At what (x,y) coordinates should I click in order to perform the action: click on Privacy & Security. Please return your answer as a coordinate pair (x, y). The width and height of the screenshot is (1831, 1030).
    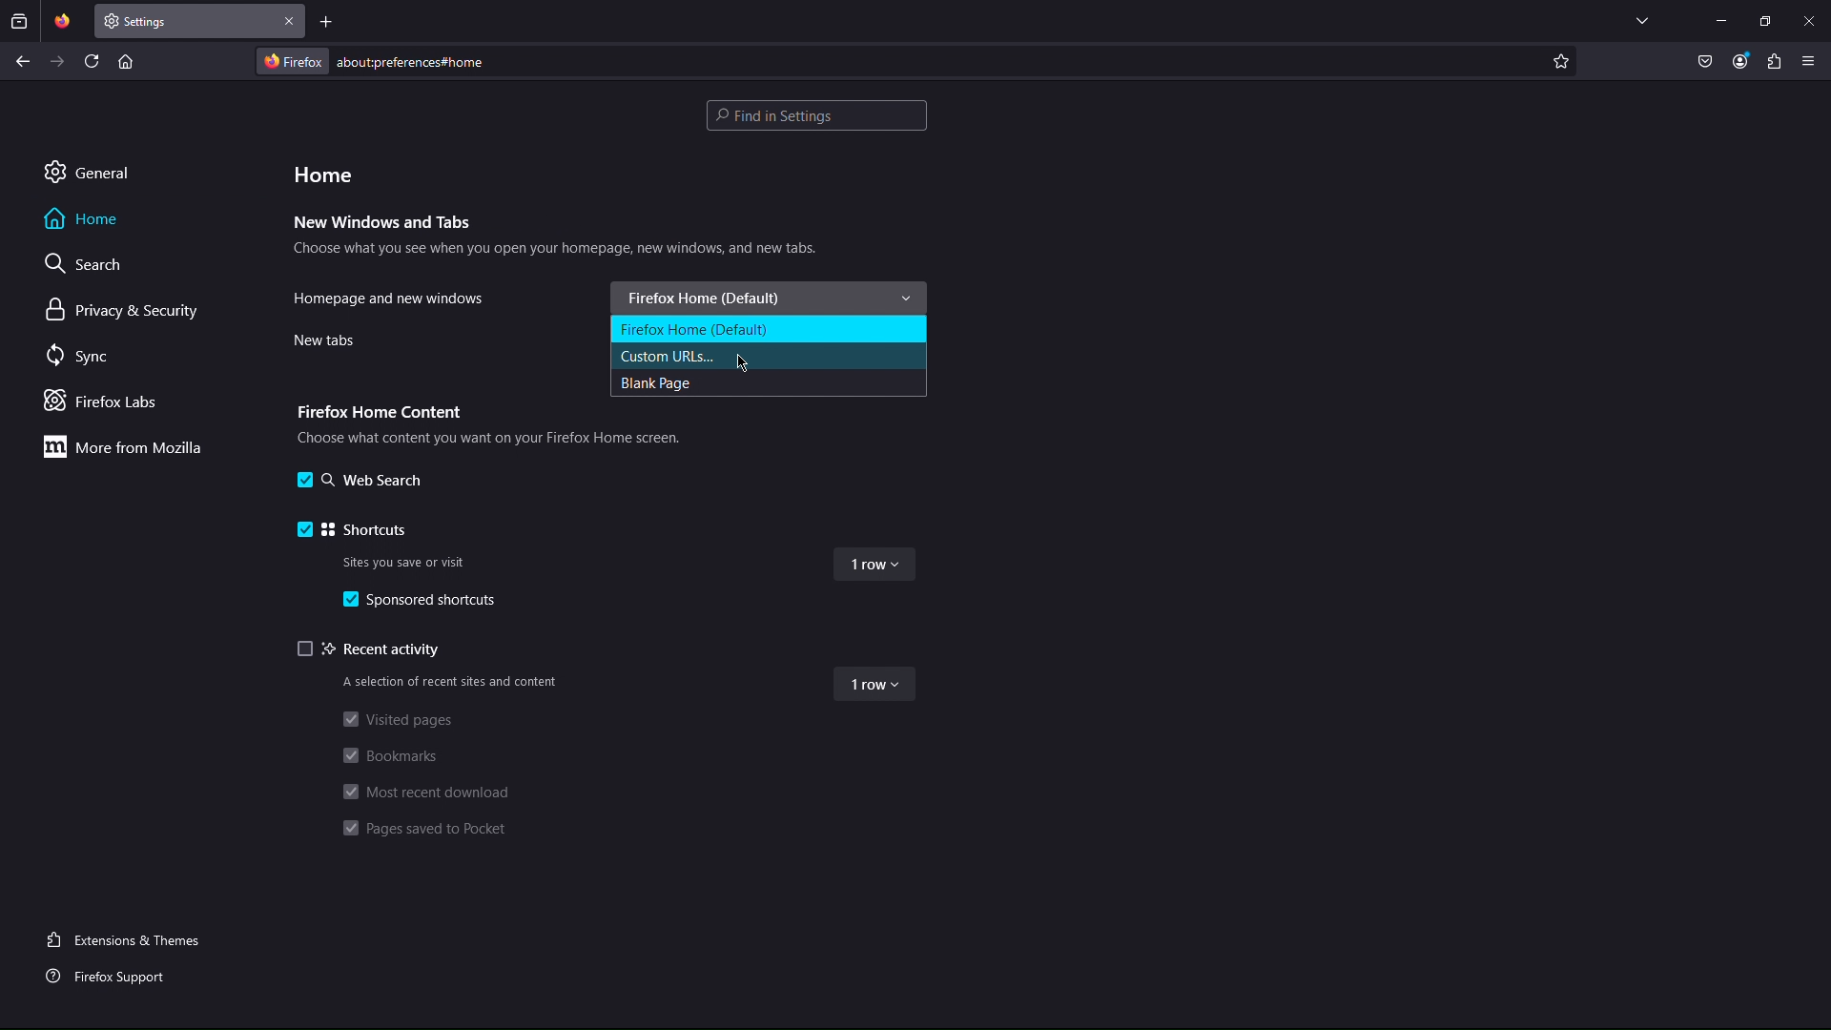
    Looking at the image, I should click on (123, 311).